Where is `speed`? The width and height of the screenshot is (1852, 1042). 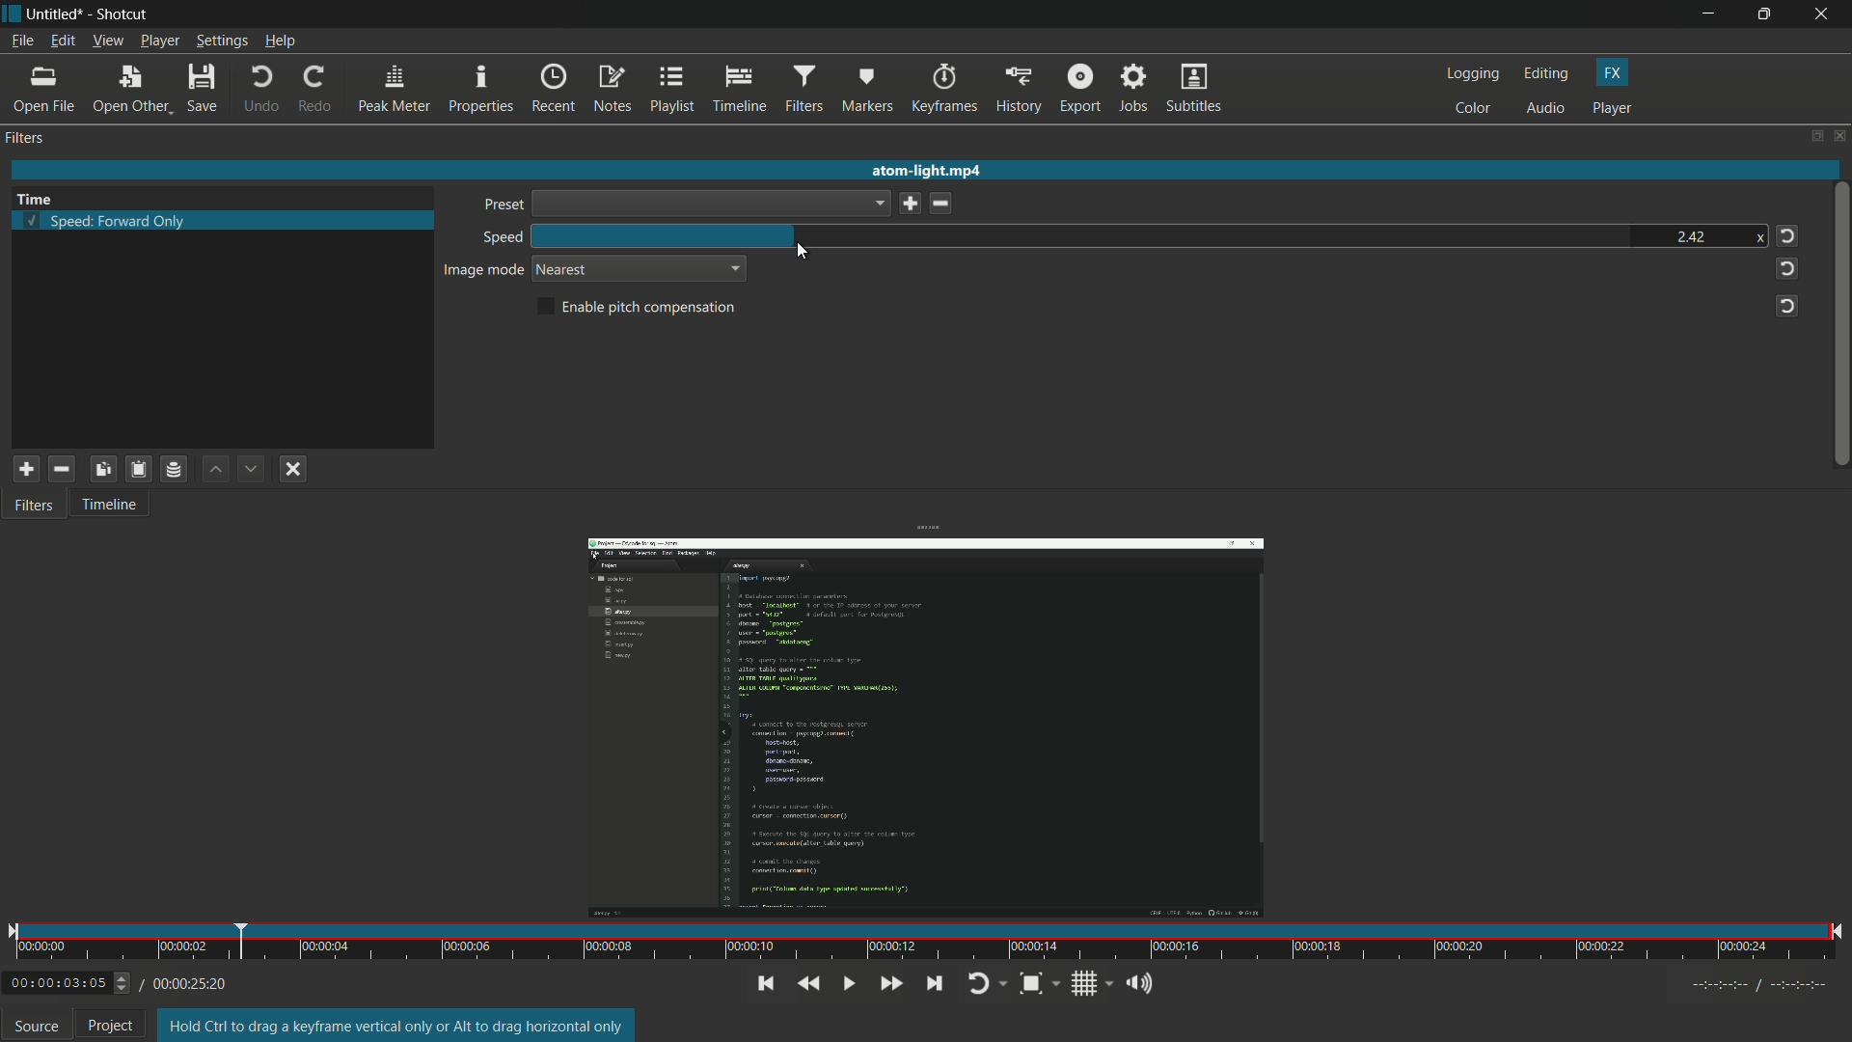
speed is located at coordinates (500, 238).